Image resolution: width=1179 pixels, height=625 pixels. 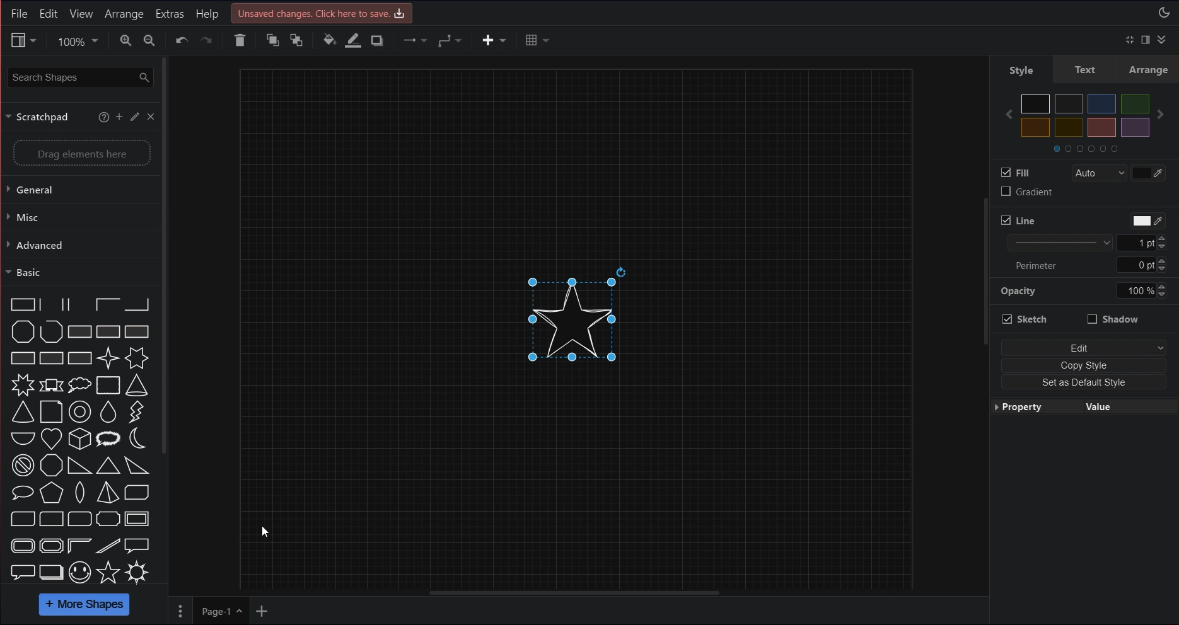 I want to click on partial rectangle, so click(x=107, y=304).